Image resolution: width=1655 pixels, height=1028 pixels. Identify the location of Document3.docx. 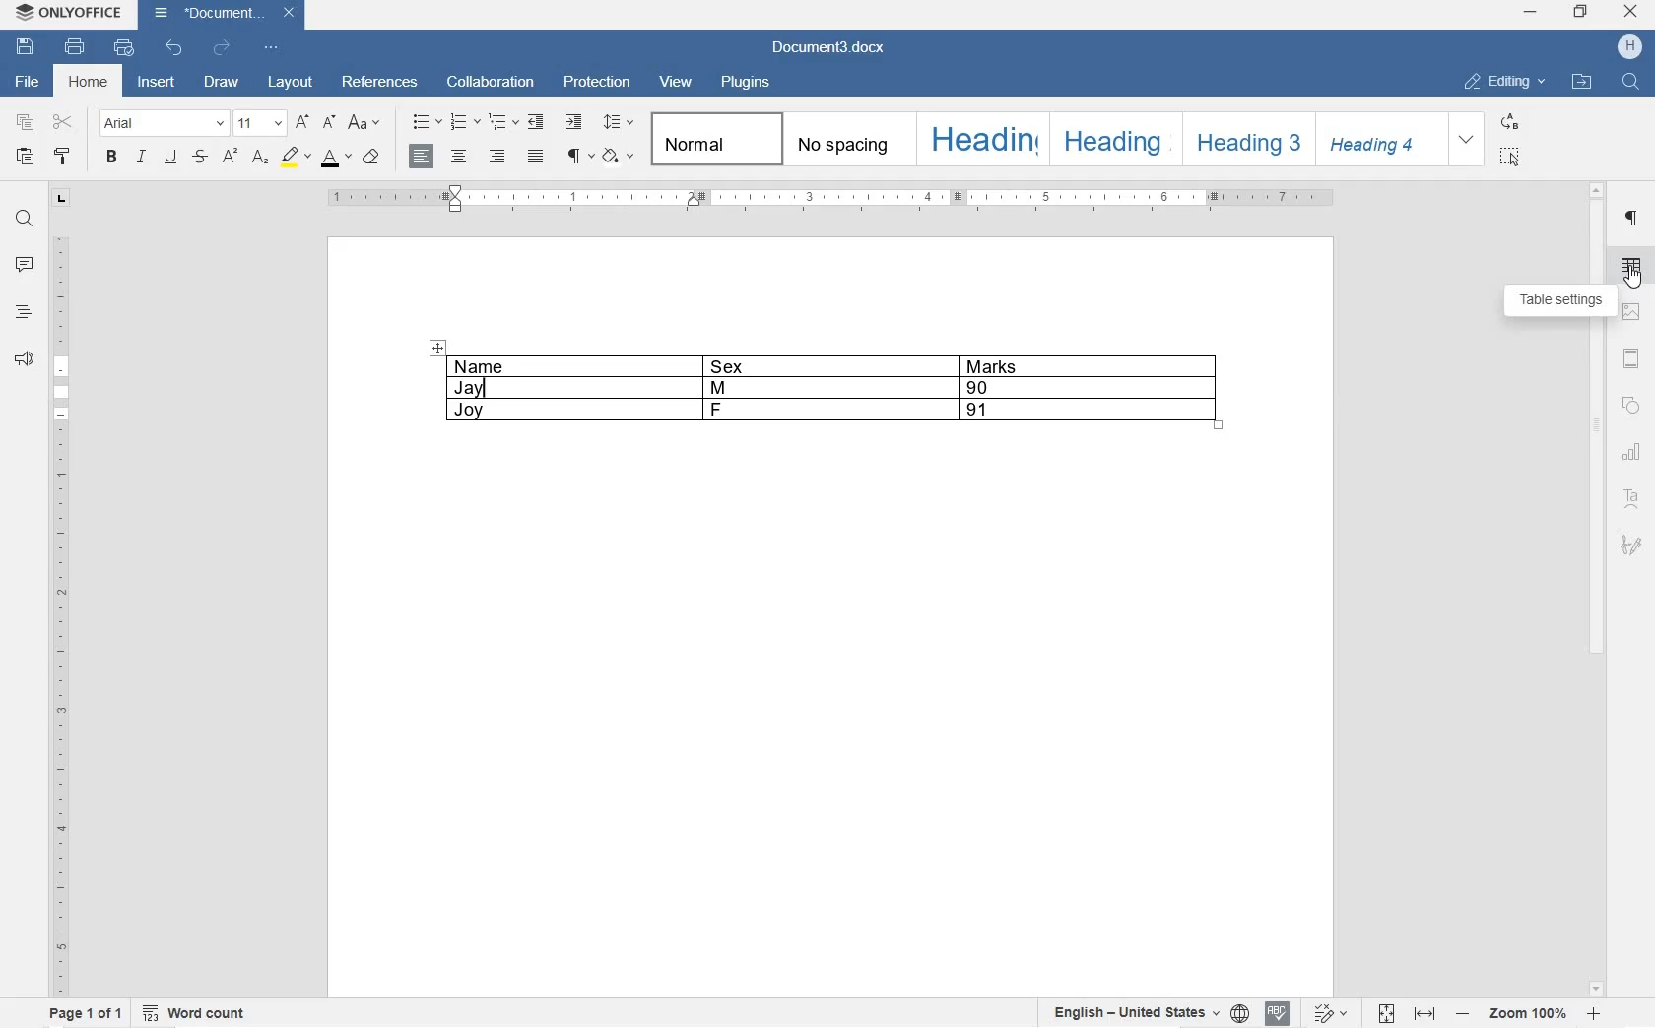
(835, 46).